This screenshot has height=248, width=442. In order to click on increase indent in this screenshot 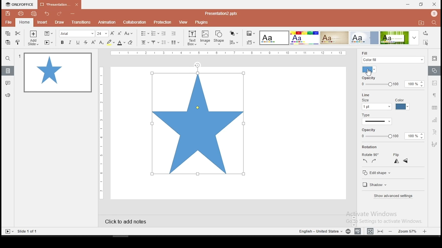, I will do `click(174, 33)`.